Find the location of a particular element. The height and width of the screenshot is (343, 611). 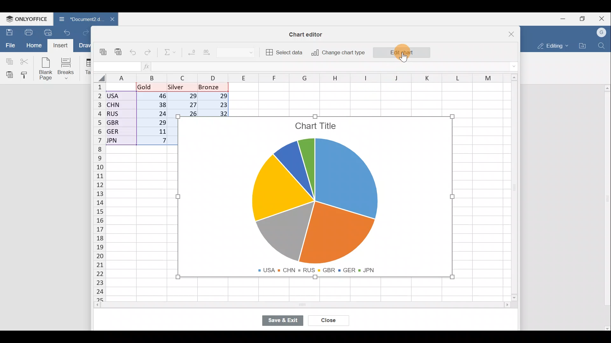

Minimize is located at coordinates (565, 18).